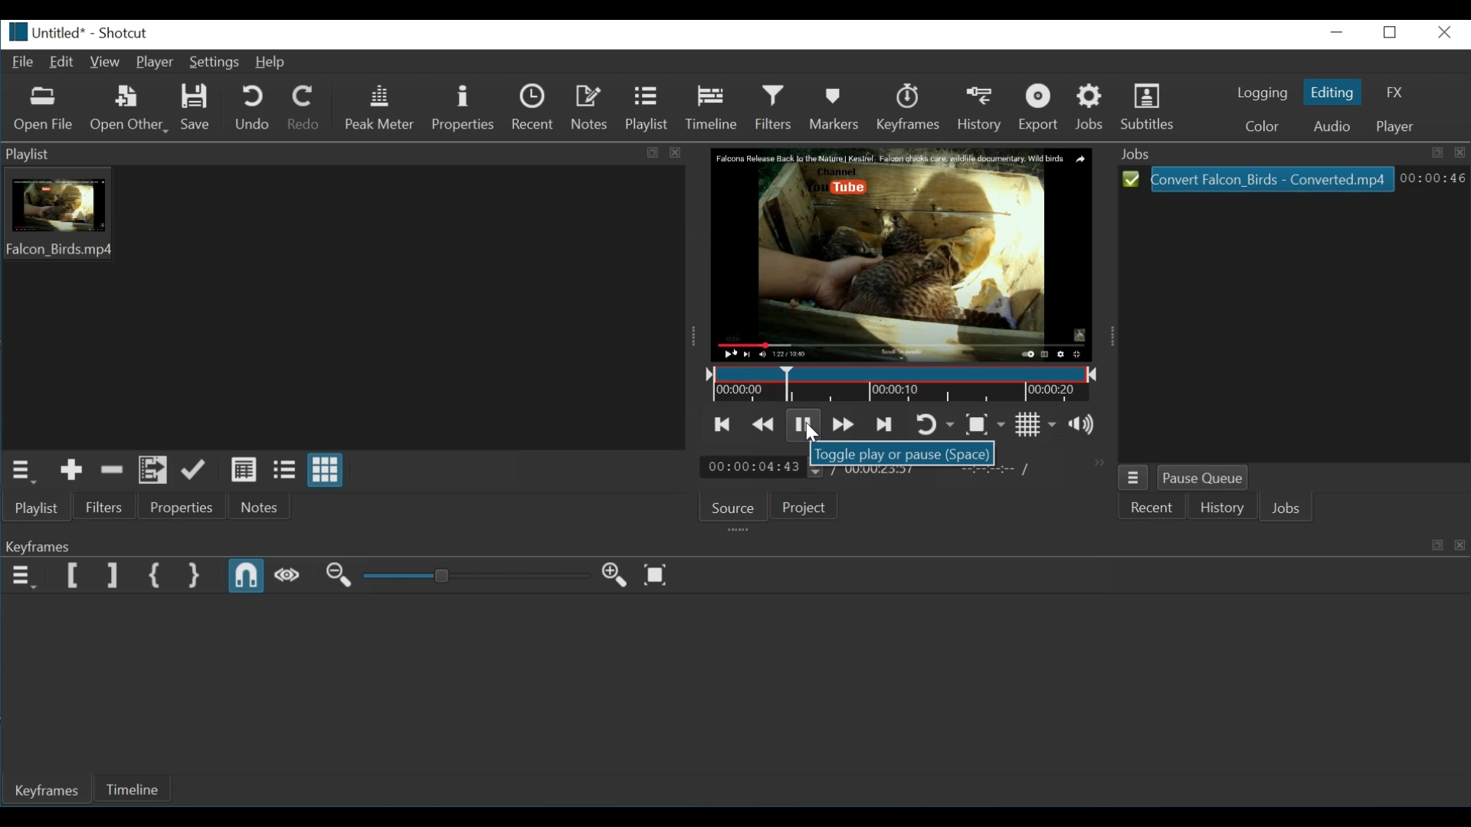  What do you see at coordinates (272, 63) in the screenshot?
I see `Help` at bounding box center [272, 63].